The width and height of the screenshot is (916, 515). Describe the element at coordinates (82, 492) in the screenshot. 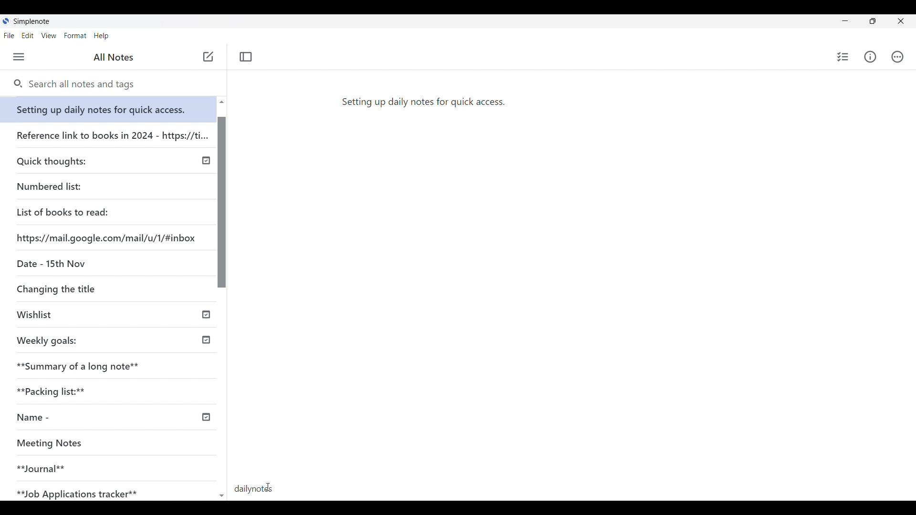

I see `Job Application tracker` at that location.